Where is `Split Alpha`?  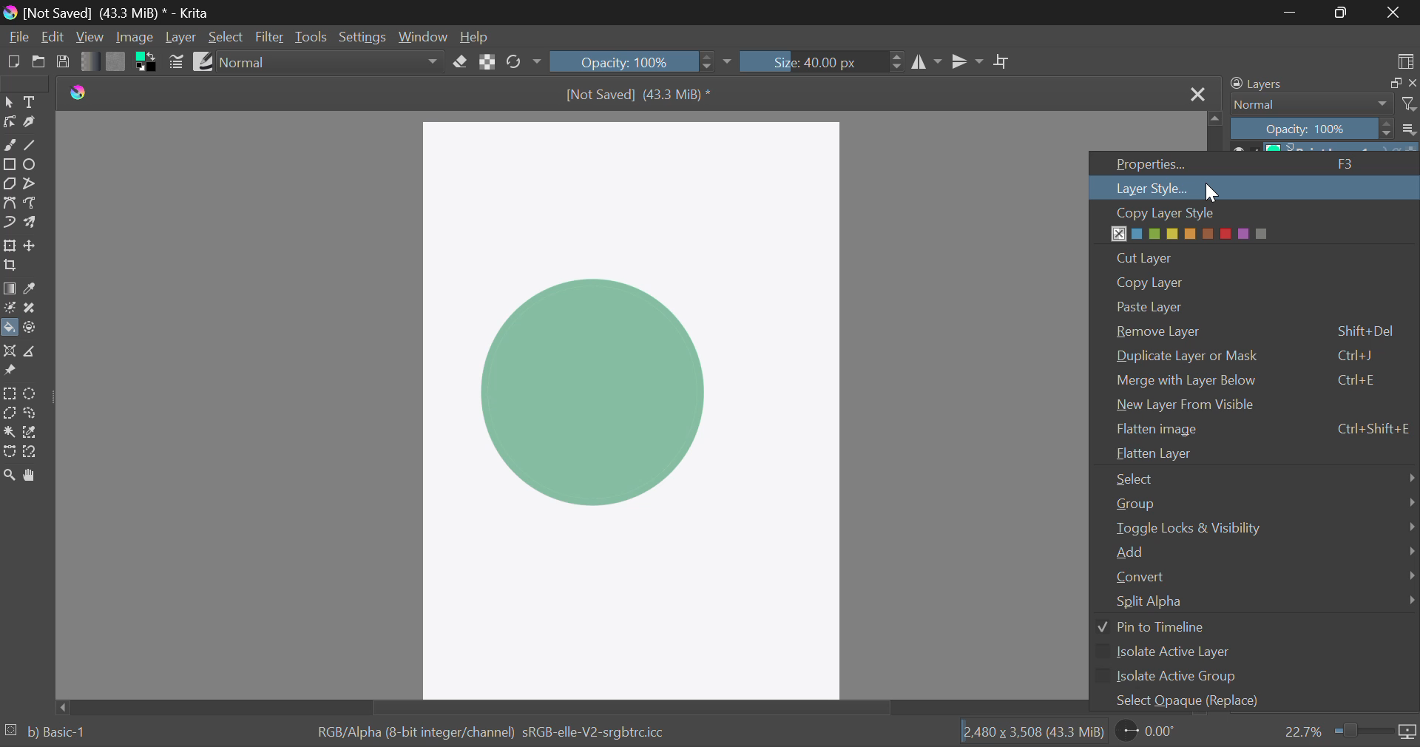 Split Alpha is located at coordinates (1260, 601).